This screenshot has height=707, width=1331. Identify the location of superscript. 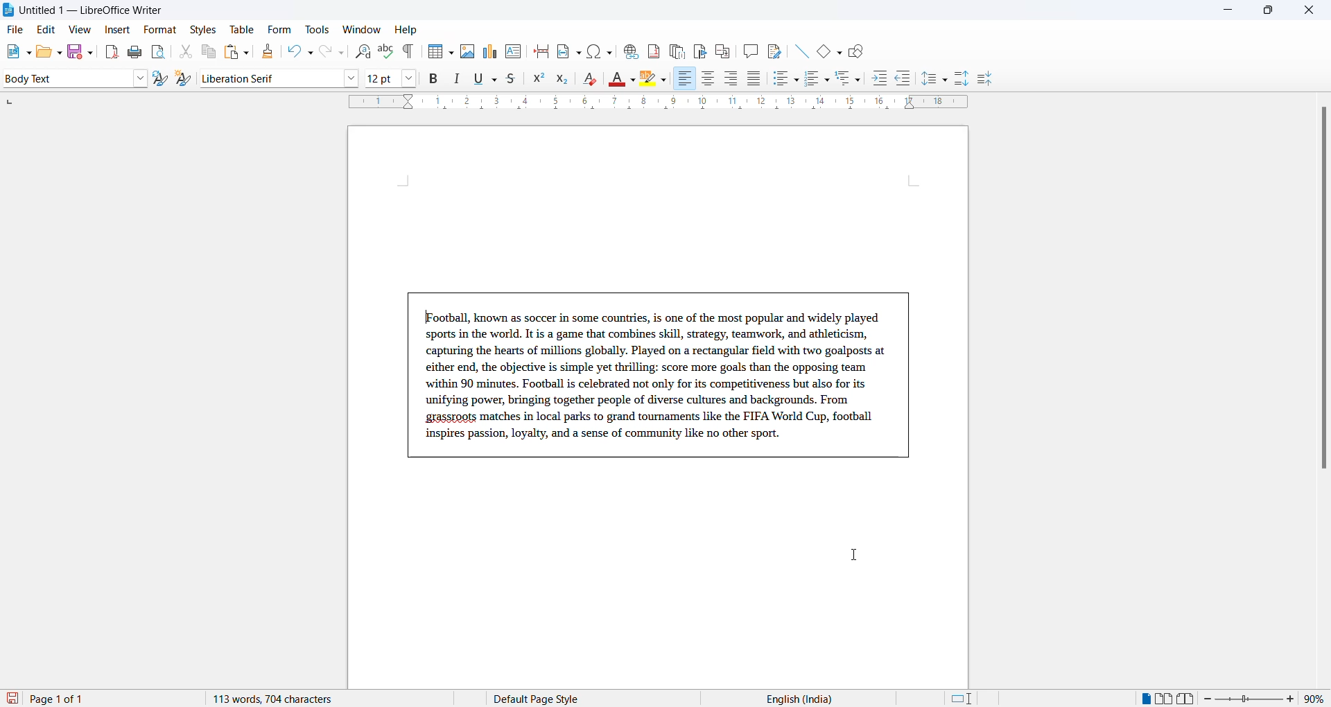
(539, 81).